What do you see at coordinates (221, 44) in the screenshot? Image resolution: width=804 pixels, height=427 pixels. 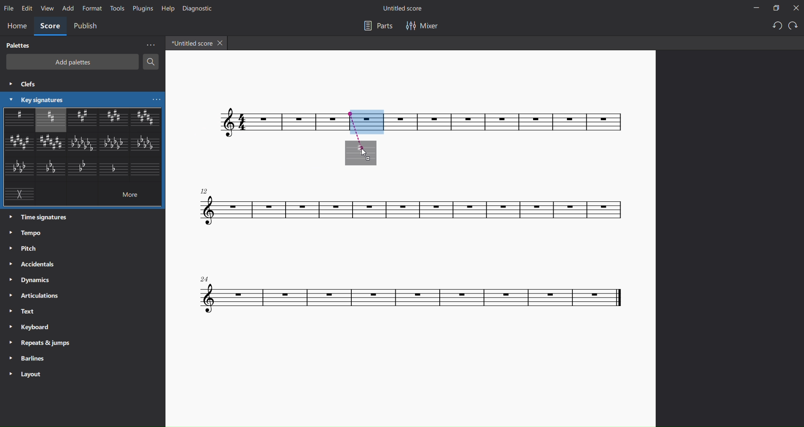 I see `close tab` at bounding box center [221, 44].